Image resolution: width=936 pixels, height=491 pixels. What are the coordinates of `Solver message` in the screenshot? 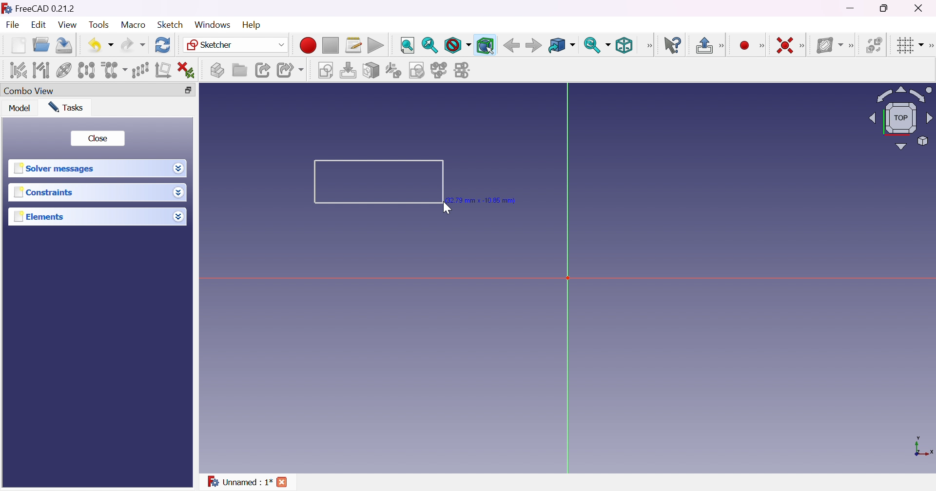 It's located at (57, 169).